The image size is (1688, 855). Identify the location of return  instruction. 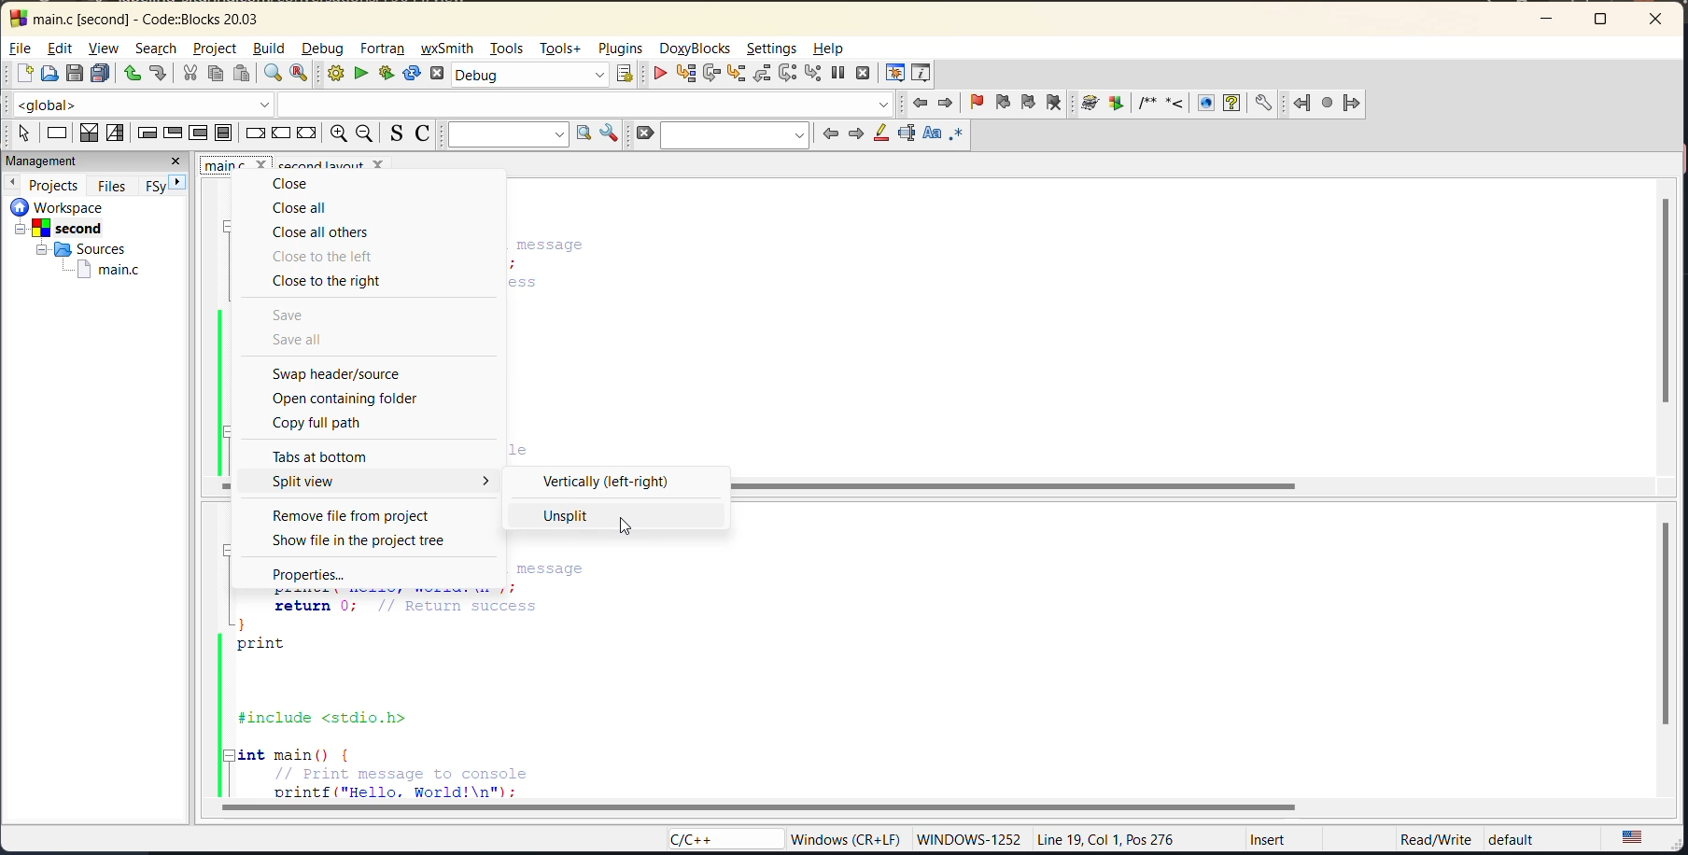
(308, 133).